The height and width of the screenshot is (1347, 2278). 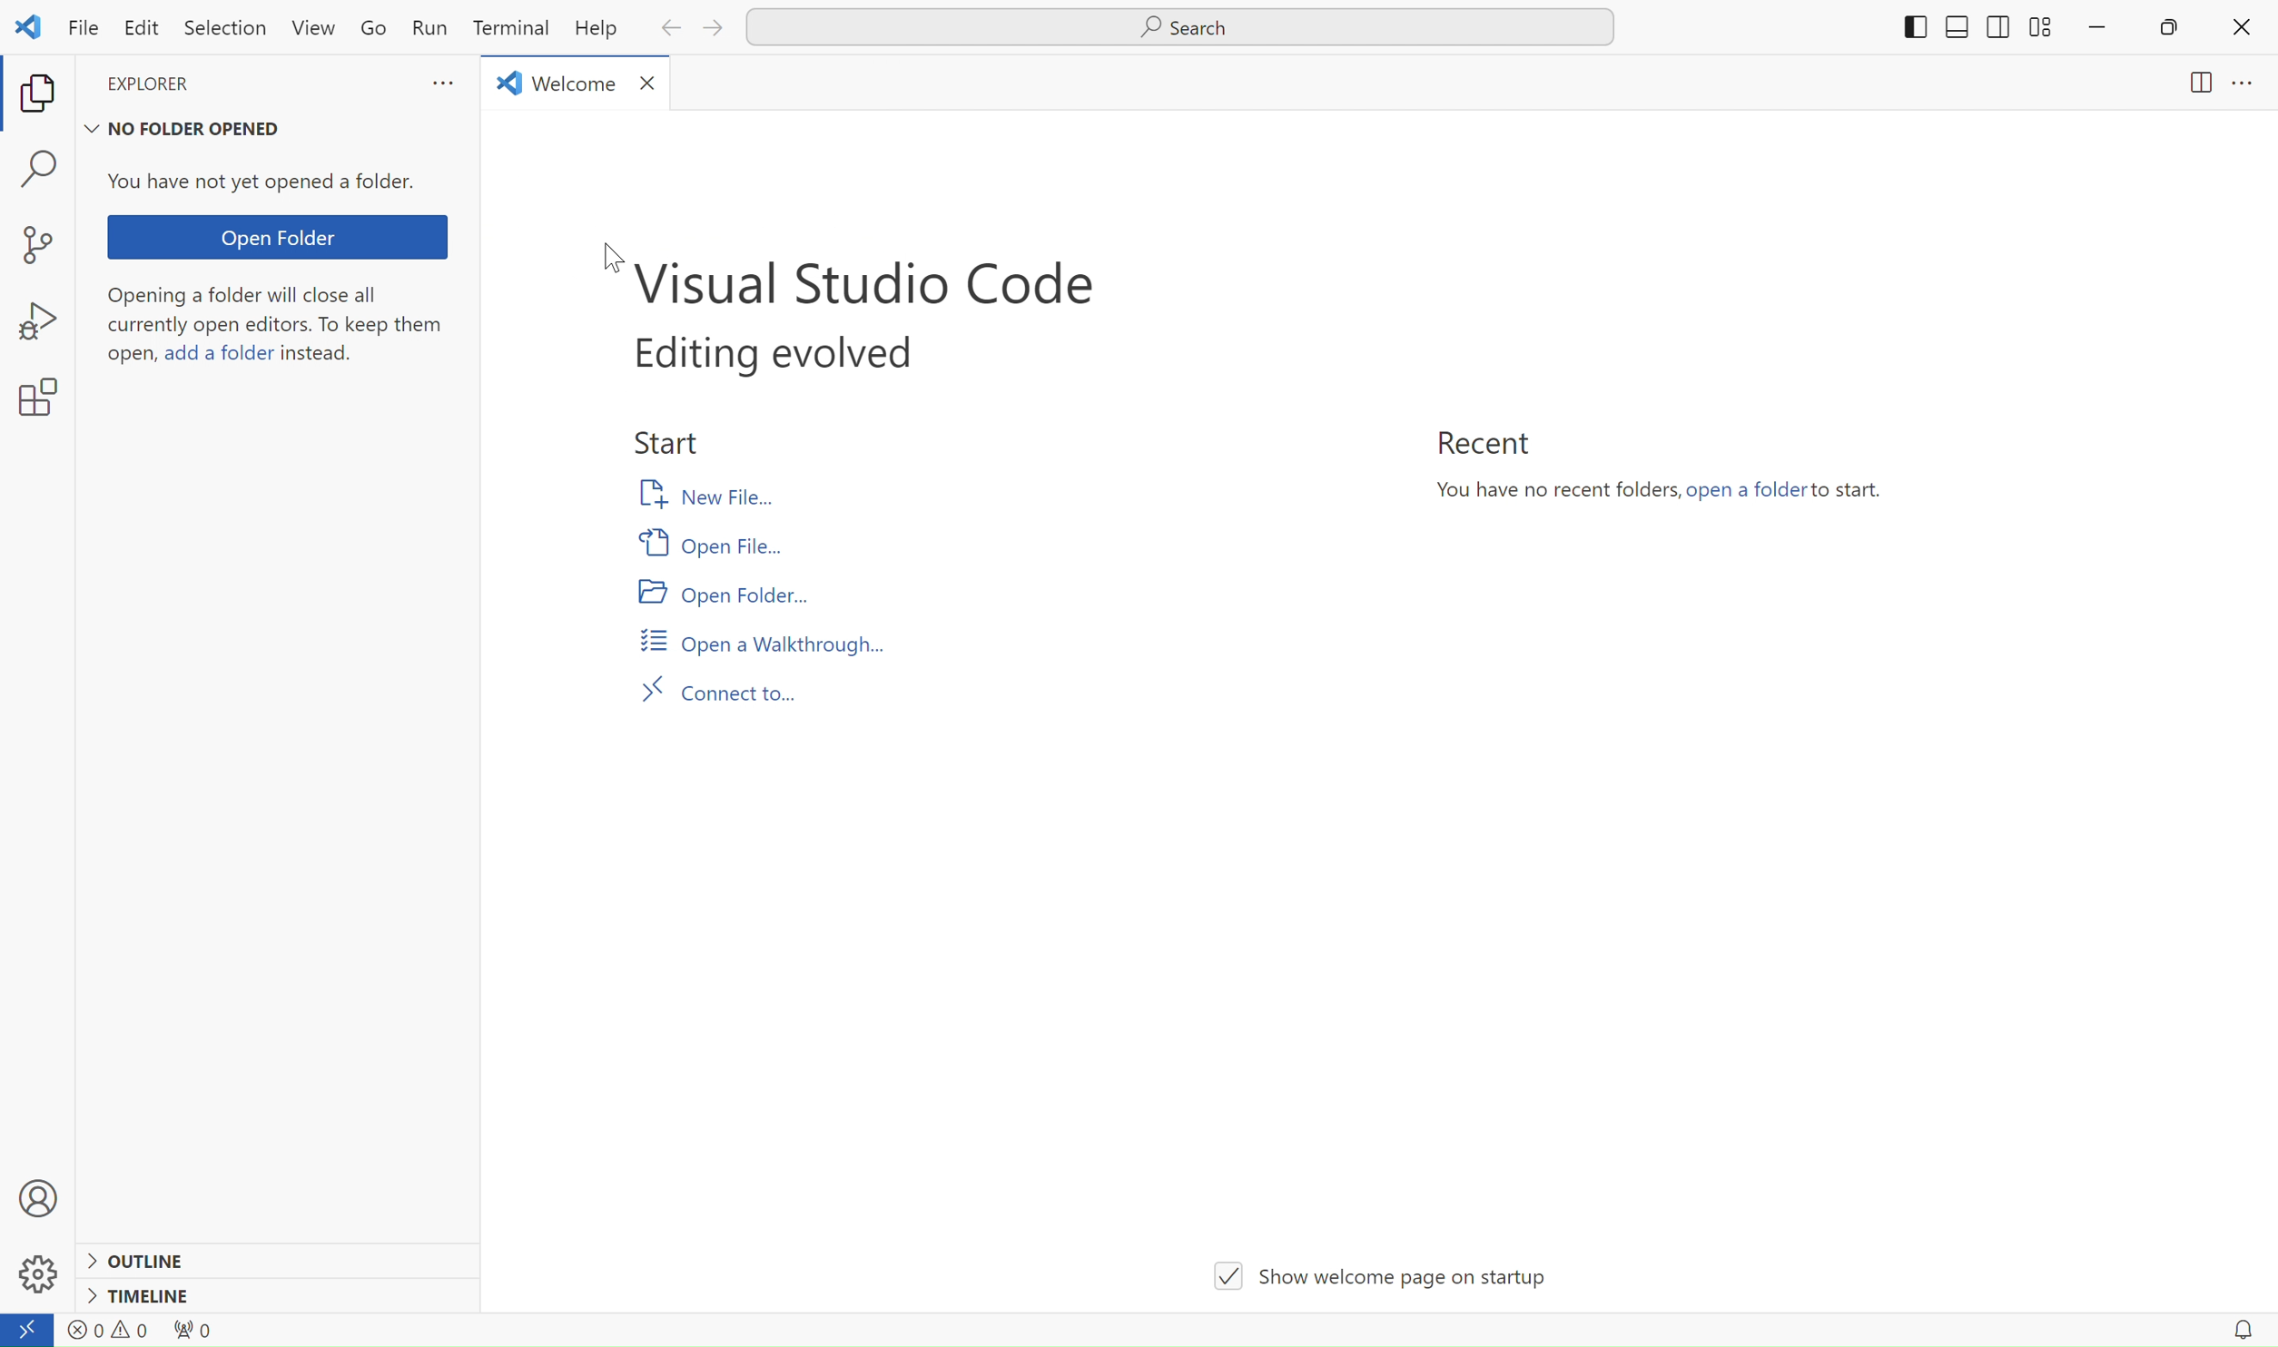 What do you see at coordinates (143, 29) in the screenshot?
I see `Edit` at bounding box center [143, 29].